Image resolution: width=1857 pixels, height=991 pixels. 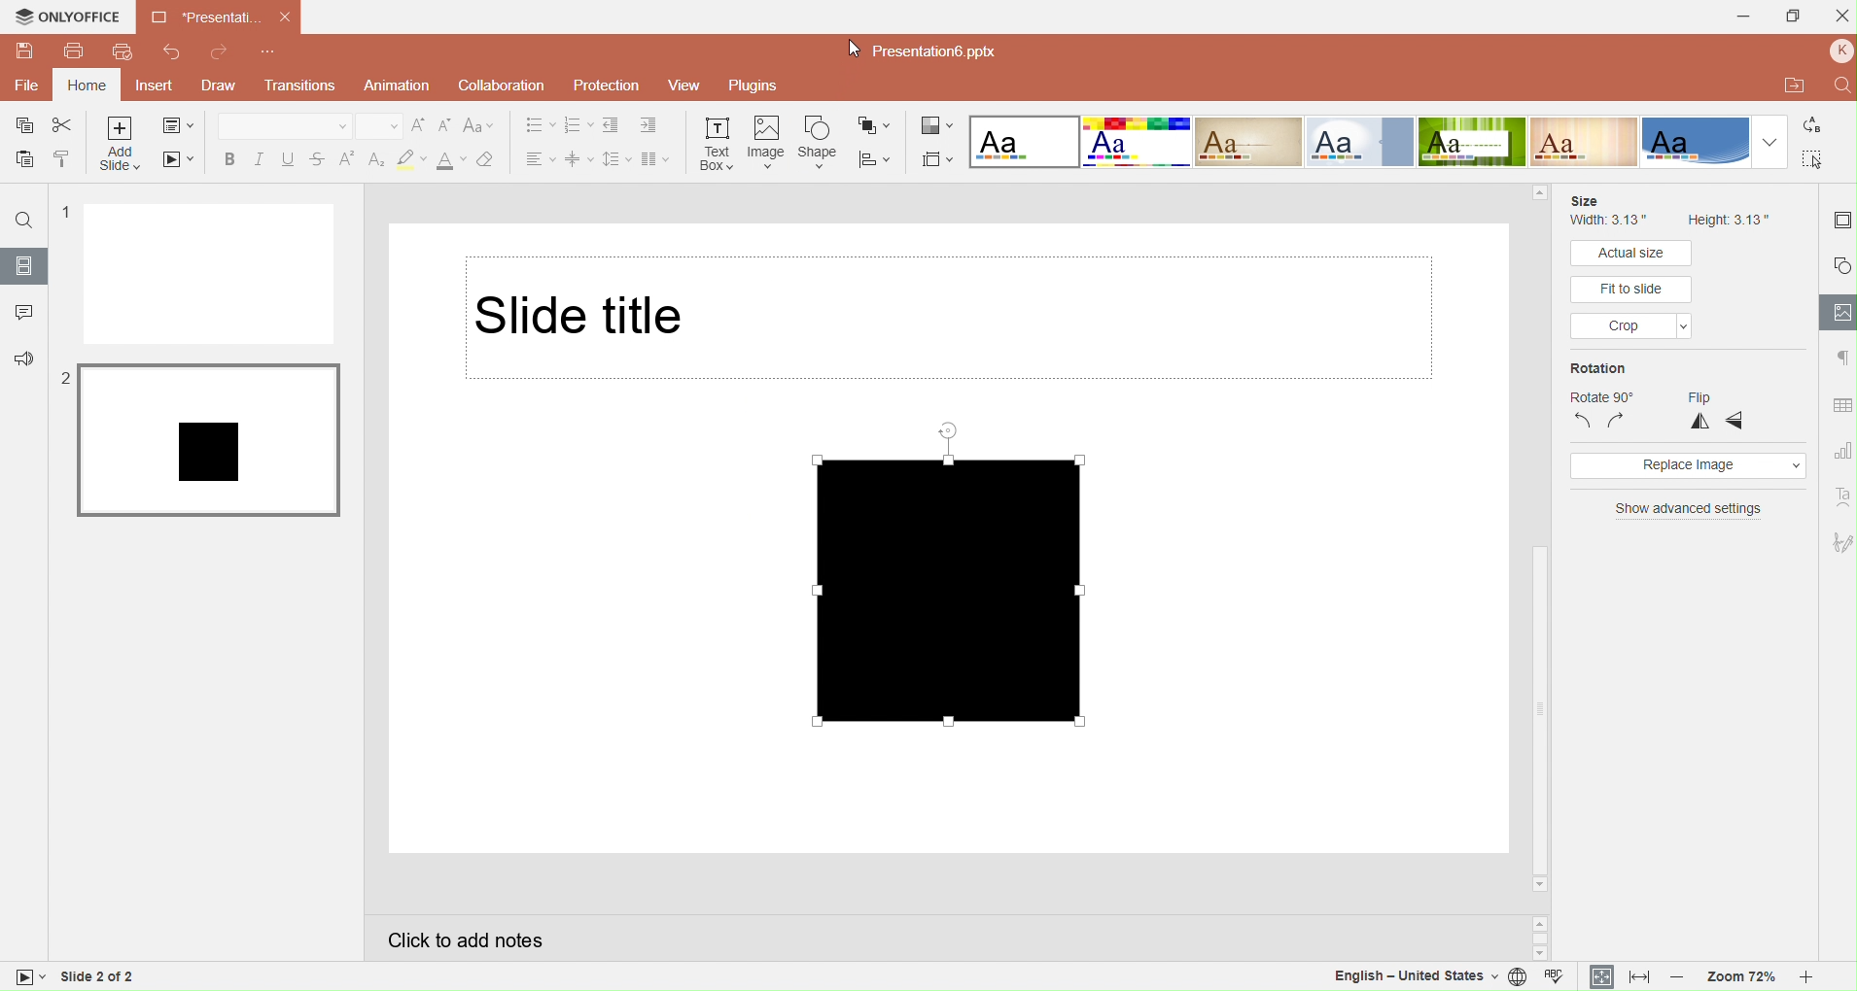 I want to click on Opacity size, so click(x=1769, y=316).